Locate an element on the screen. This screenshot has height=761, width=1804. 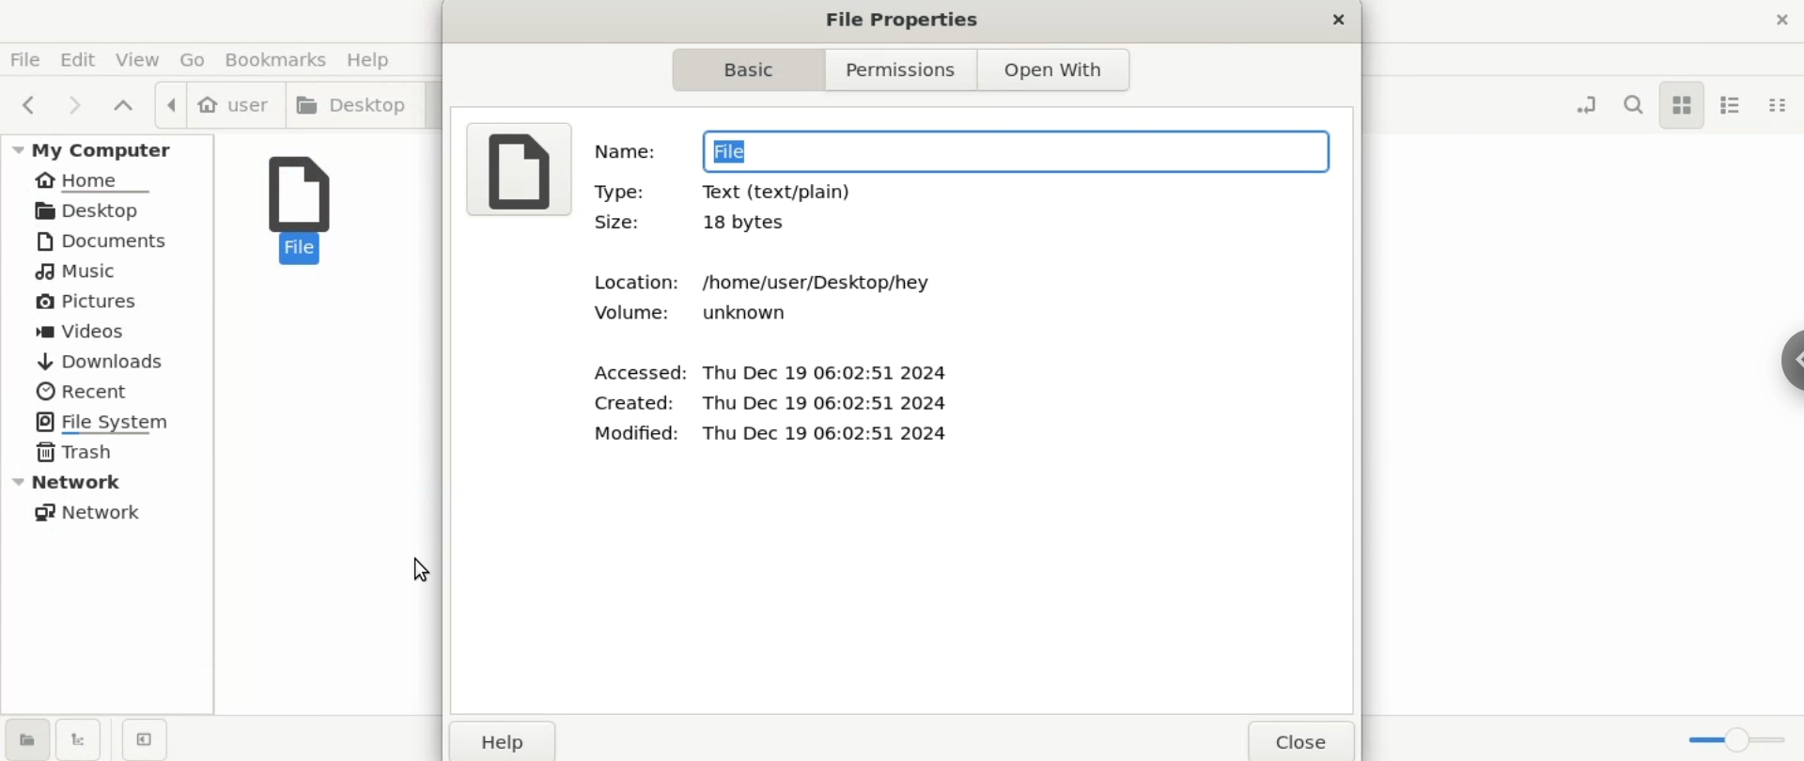
size:   18 bytes is located at coordinates (697, 226).